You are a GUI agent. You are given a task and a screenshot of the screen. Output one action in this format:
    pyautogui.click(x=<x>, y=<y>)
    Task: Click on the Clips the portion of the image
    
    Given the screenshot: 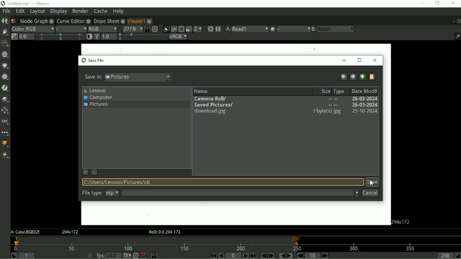 What is the action you would take?
    pyautogui.click(x=166, y=29)
    